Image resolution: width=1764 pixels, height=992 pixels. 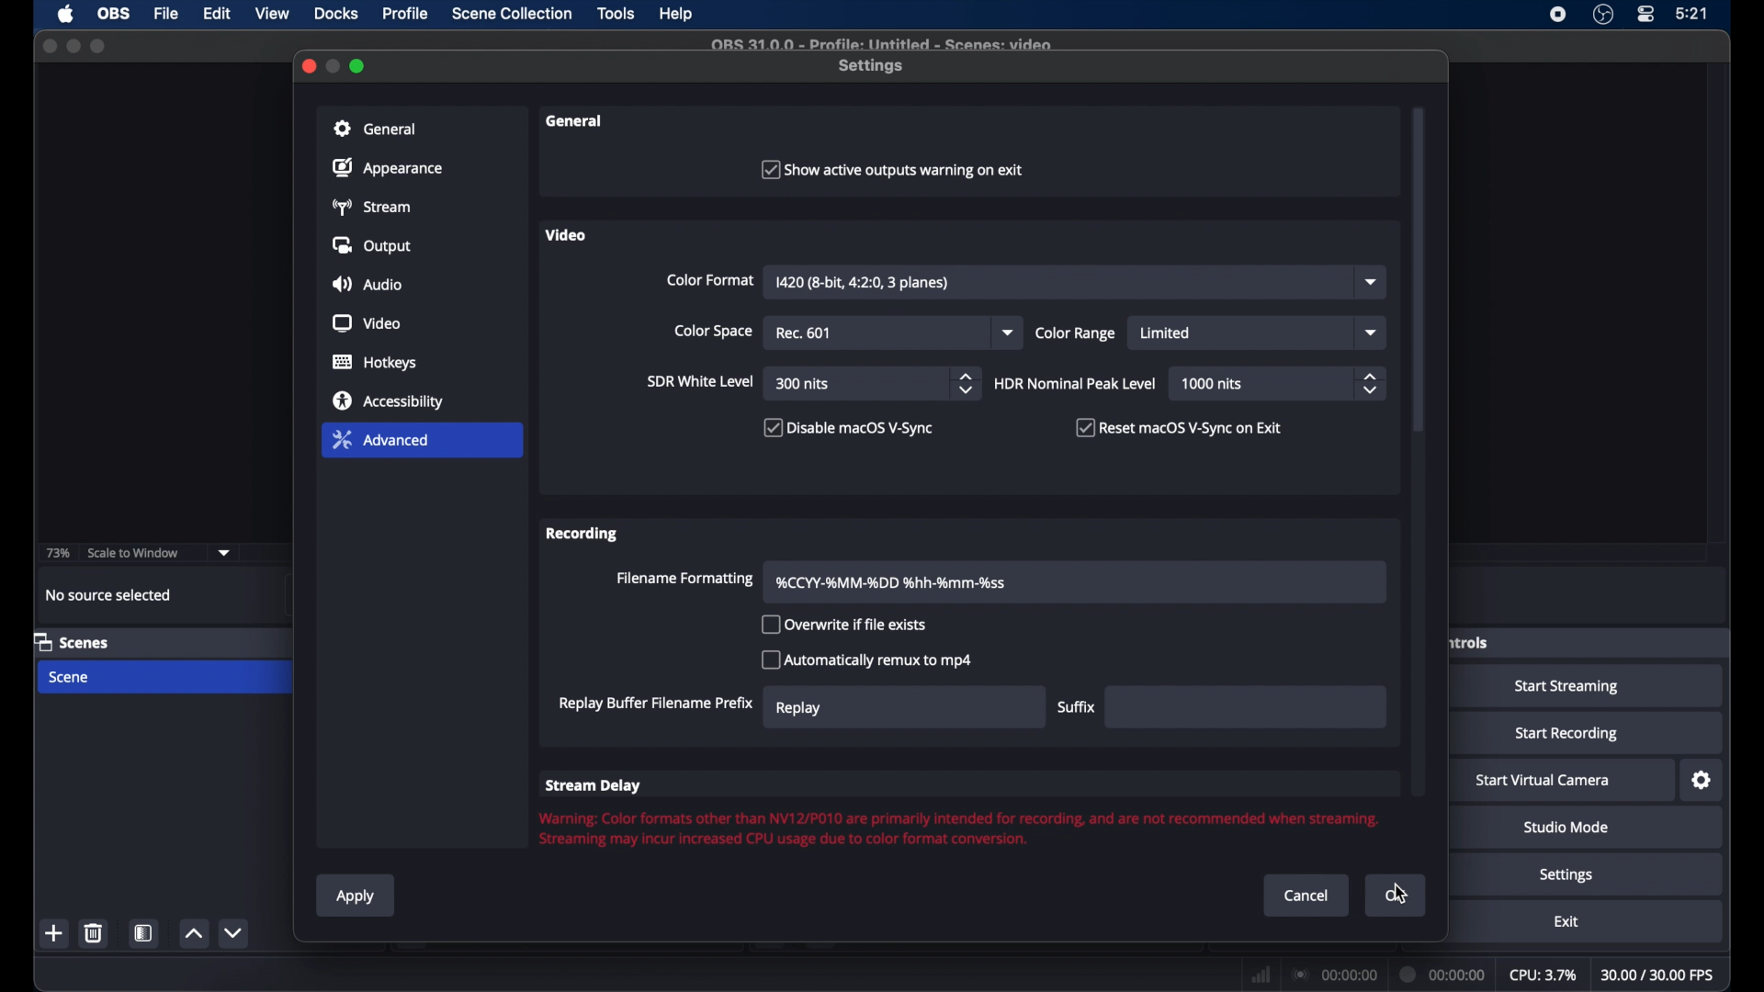 I want to click on time, so click(x=1693, y=14).